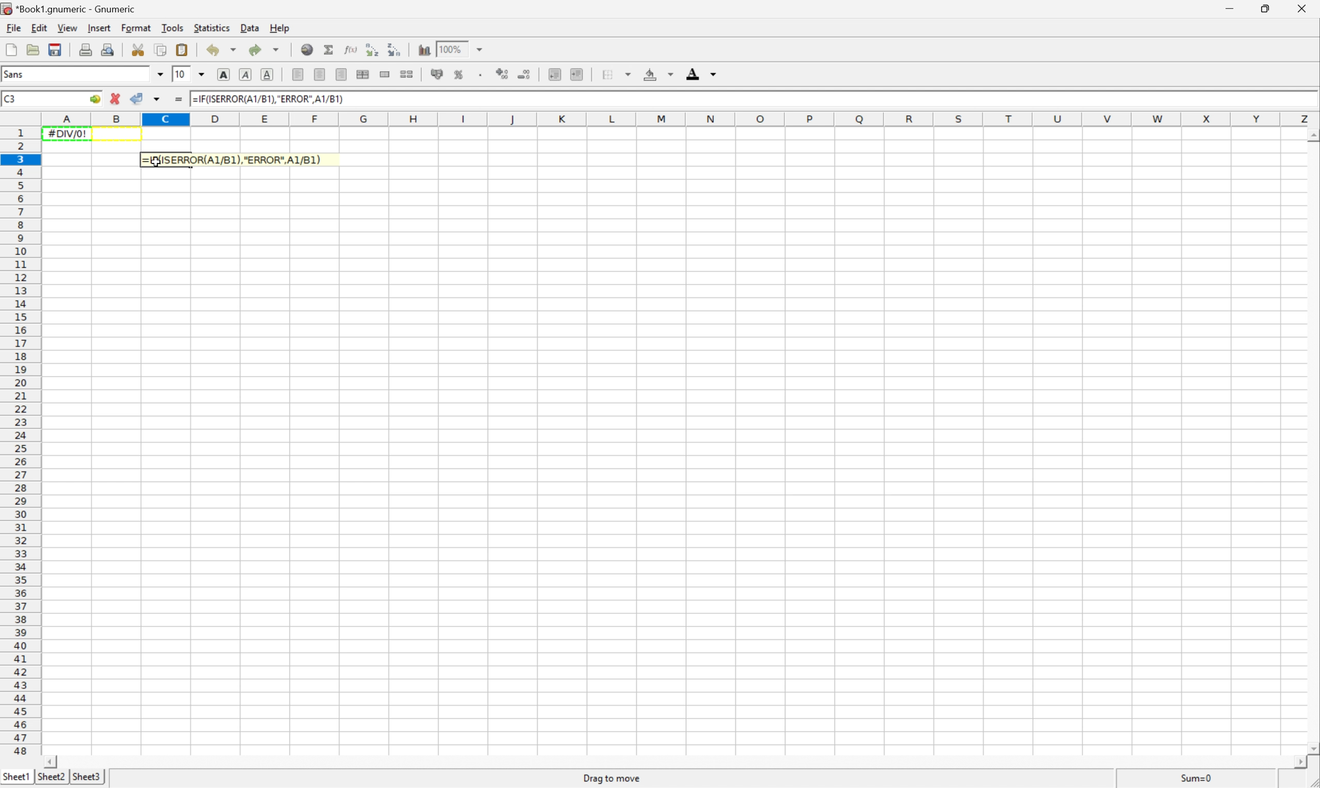 This screenshot has height=788, width=1320. I want to click on Sum into the current cell, so click(328, 50).